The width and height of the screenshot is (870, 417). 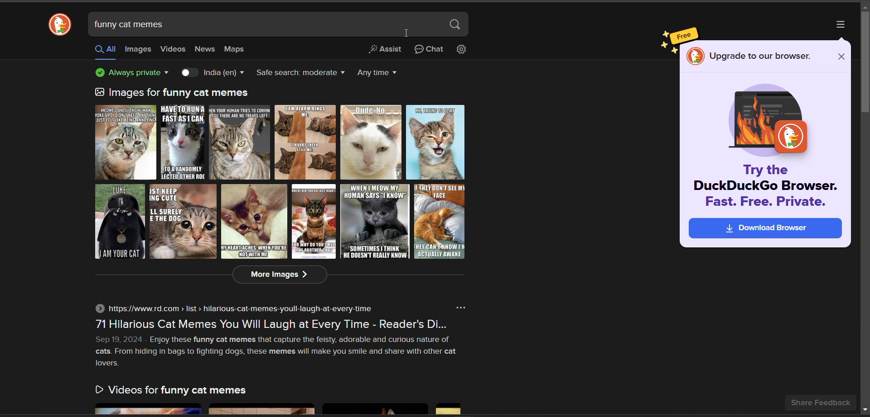 What do you see at coordinates (841, 57) in the screenshot?
I see `close` at bounding box center [841, 57].